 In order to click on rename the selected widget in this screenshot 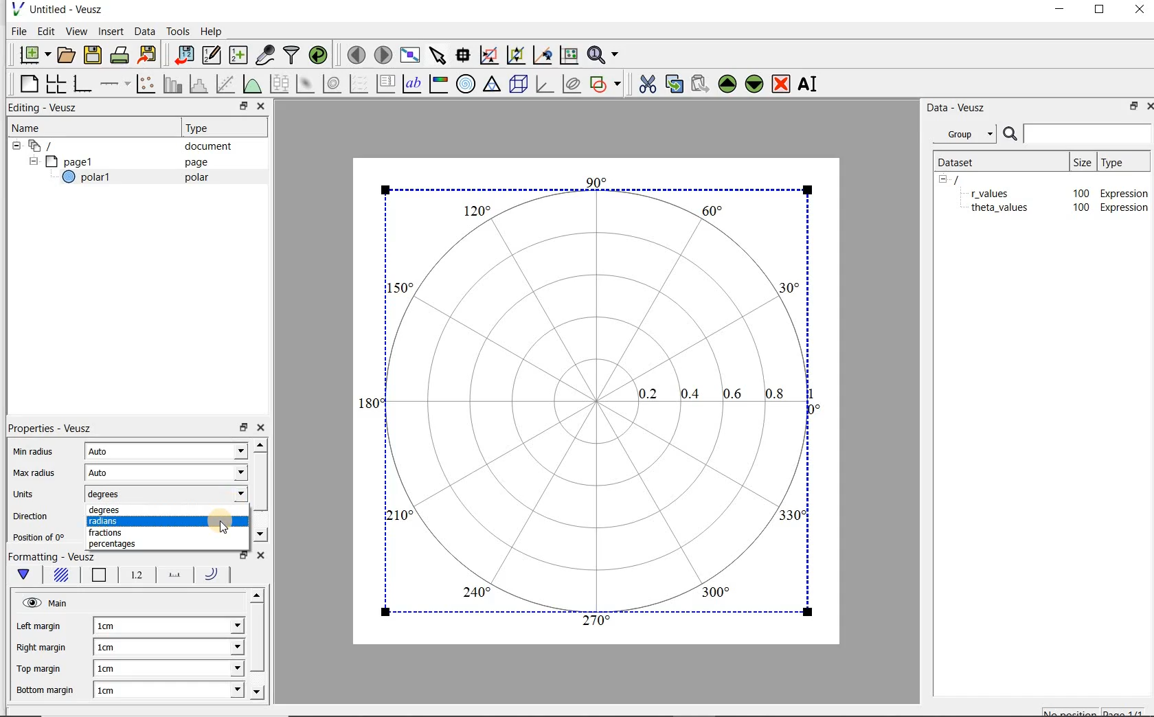, I will do `click(811, 84)`.